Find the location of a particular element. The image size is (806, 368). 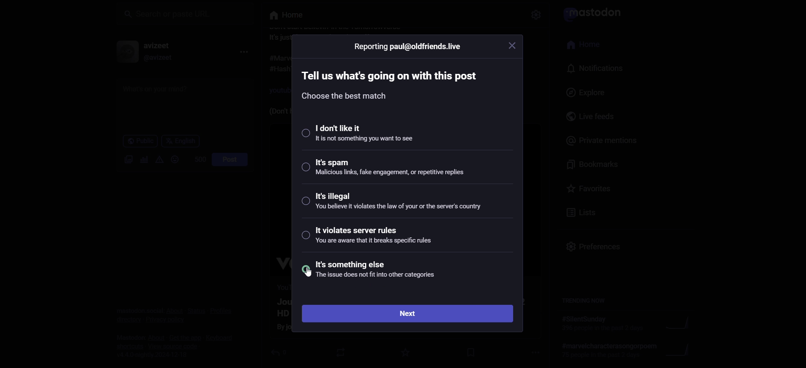

 is located at coordinates (282, 16).